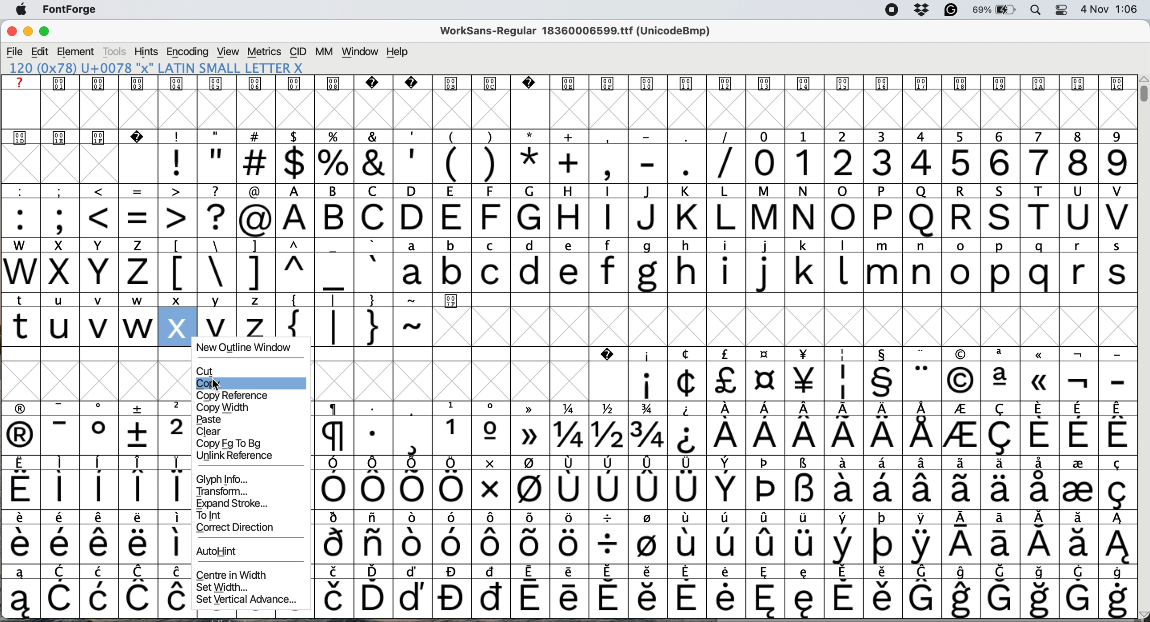  What do you see at coordinates (704, 219) in the screenshot?
I see `capital letters a to v` at bounding box center [704, 219].